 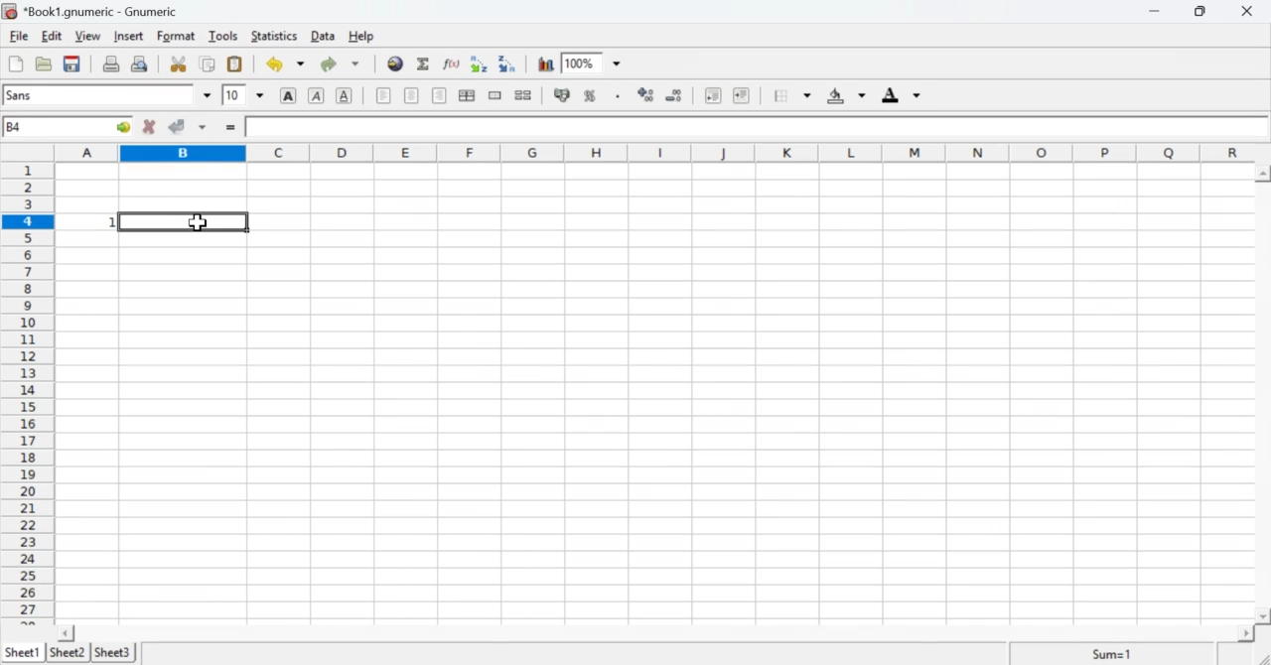 I want to click on Insert Hyperlink, so click(x=395, y=64).